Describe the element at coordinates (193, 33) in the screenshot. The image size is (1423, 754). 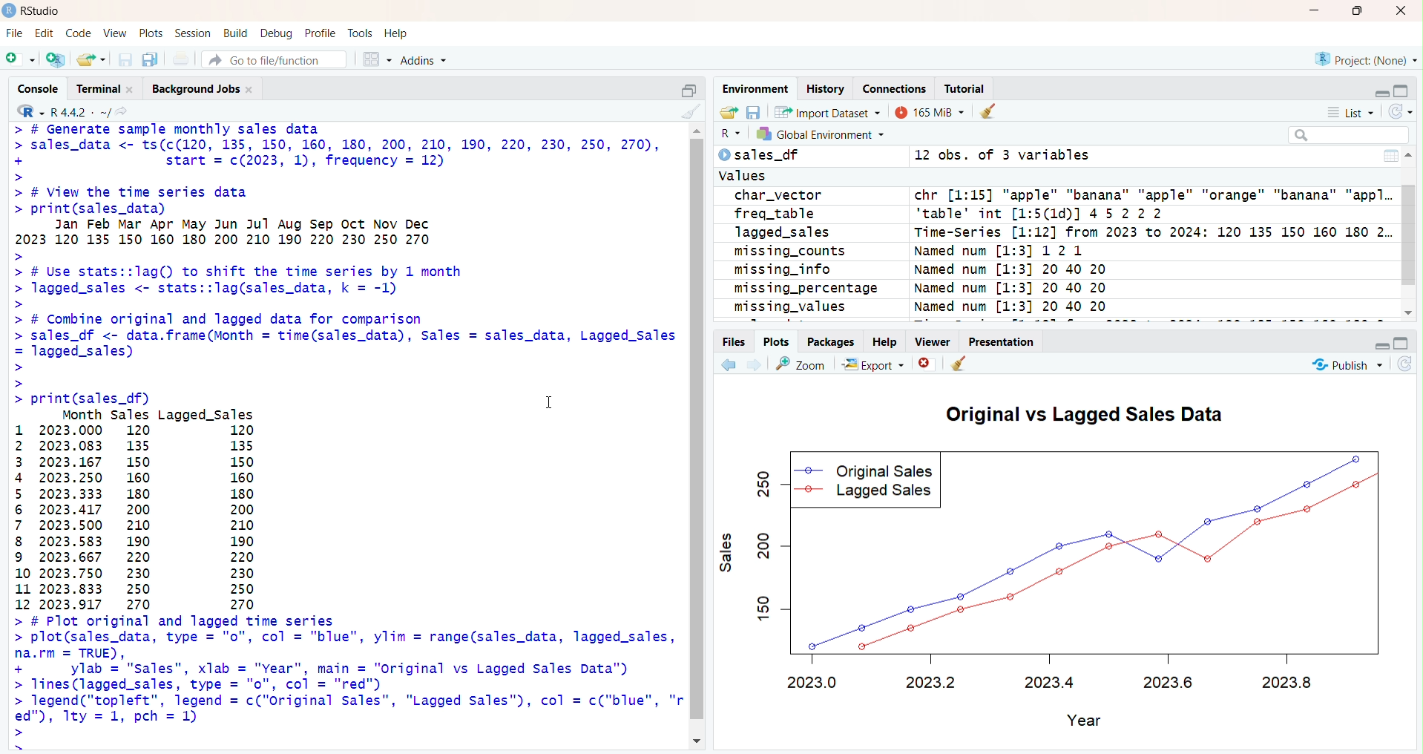
I see `session` at that location.